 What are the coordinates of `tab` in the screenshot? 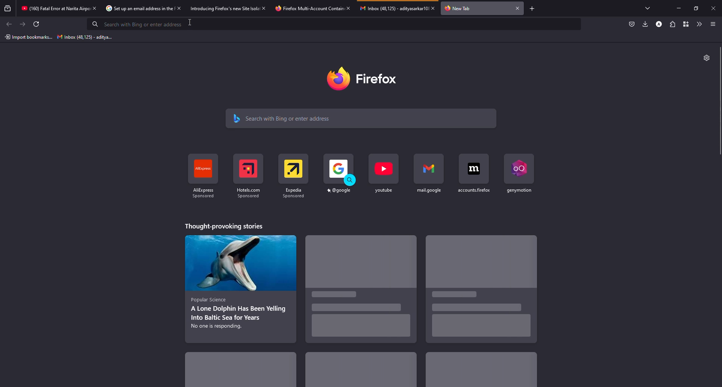 It's located at (303, 9).